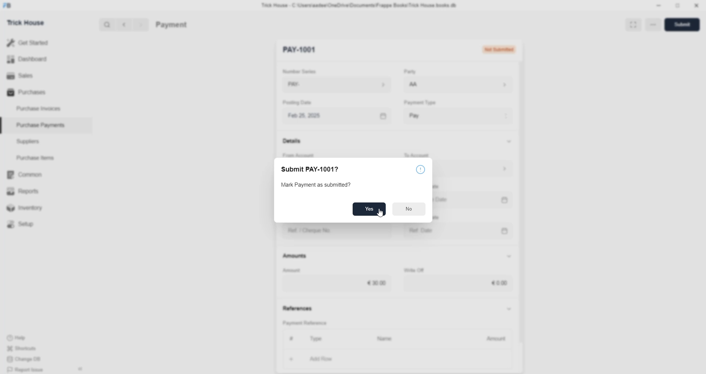 The image size is (706, 374). Describe the element at coordinates (38, 156) in the screenshot. I see `Purchase Items` at that location.